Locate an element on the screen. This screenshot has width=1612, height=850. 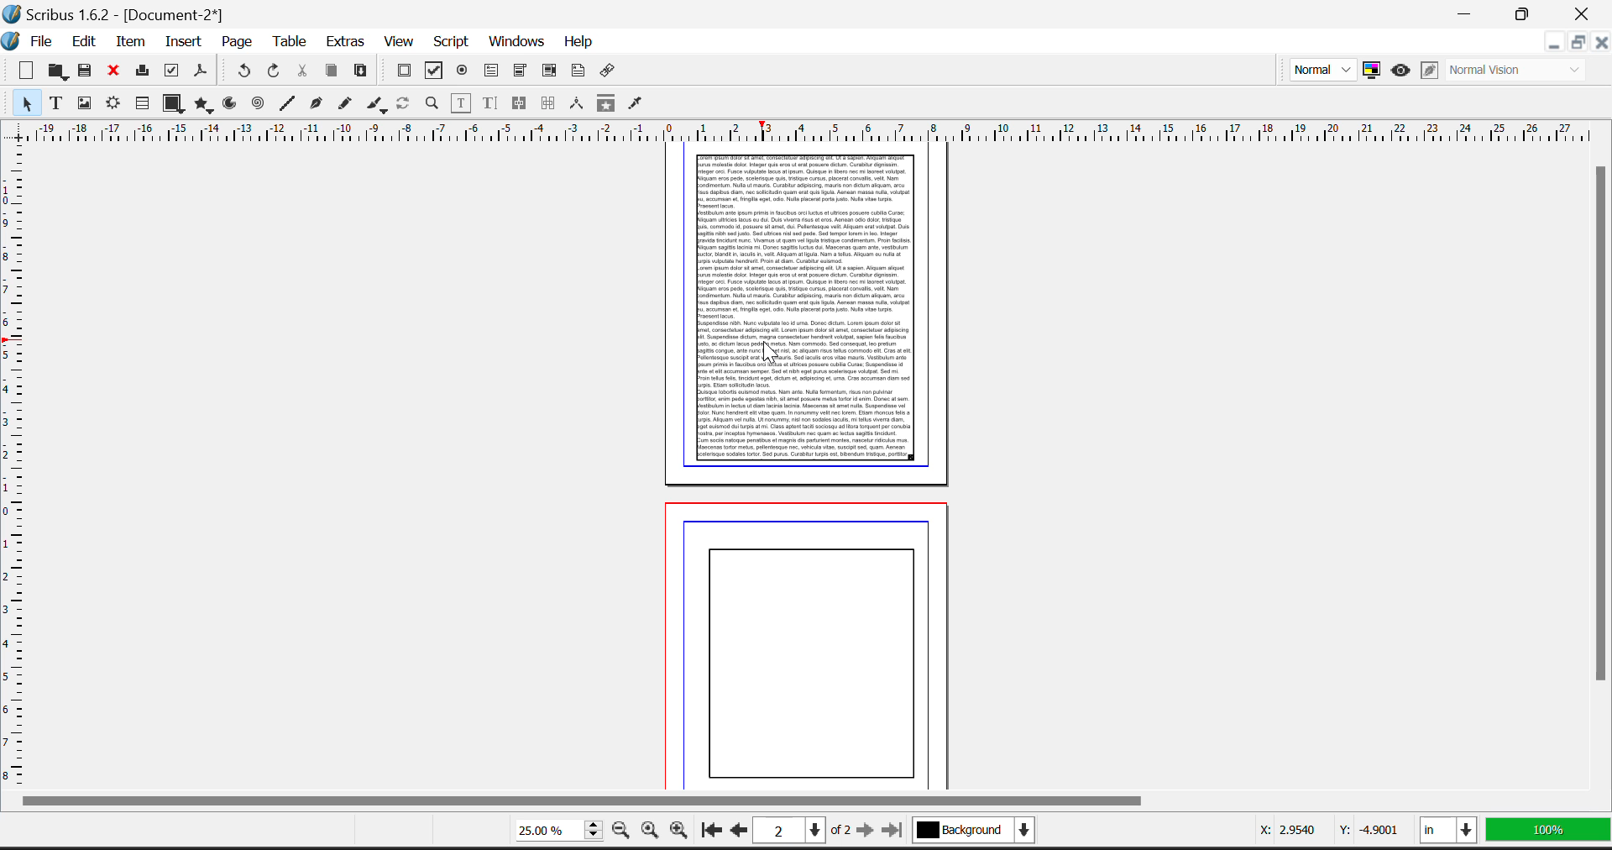
Preflight Verifier is located at coordinates (172, 73).